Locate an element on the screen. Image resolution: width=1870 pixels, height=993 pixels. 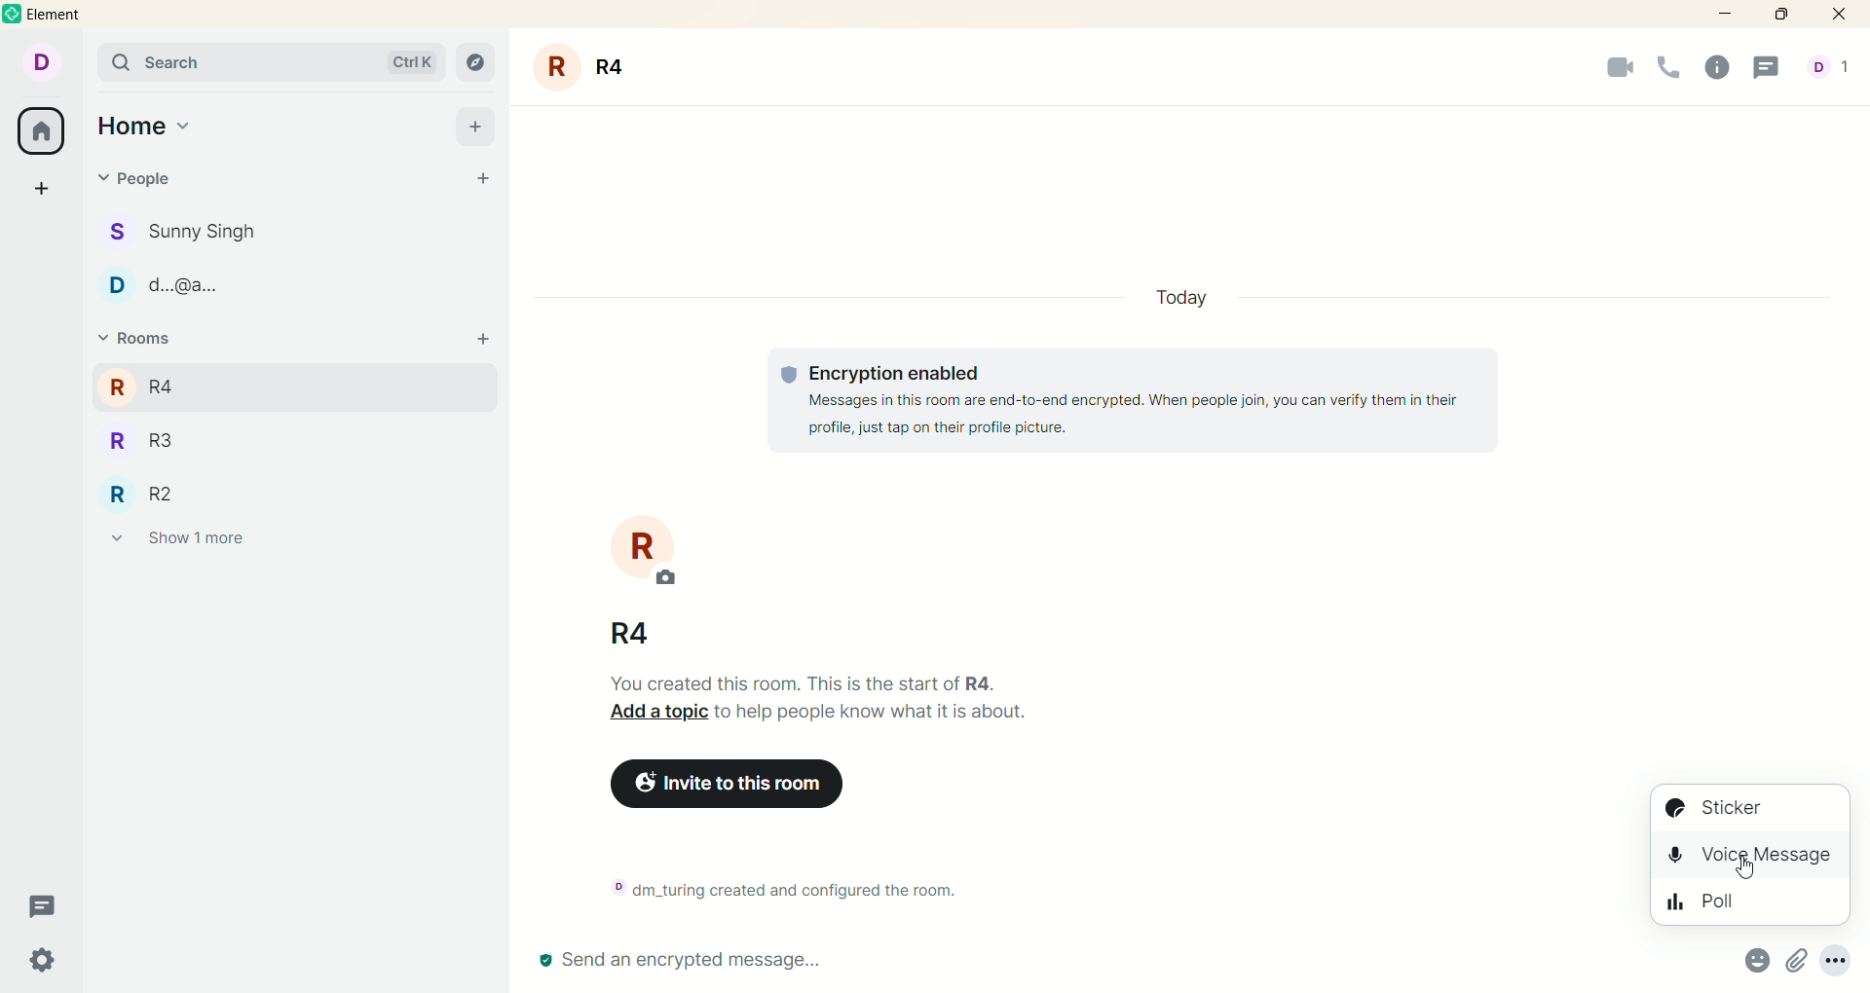
rooms is located at coordinates (133, 339).